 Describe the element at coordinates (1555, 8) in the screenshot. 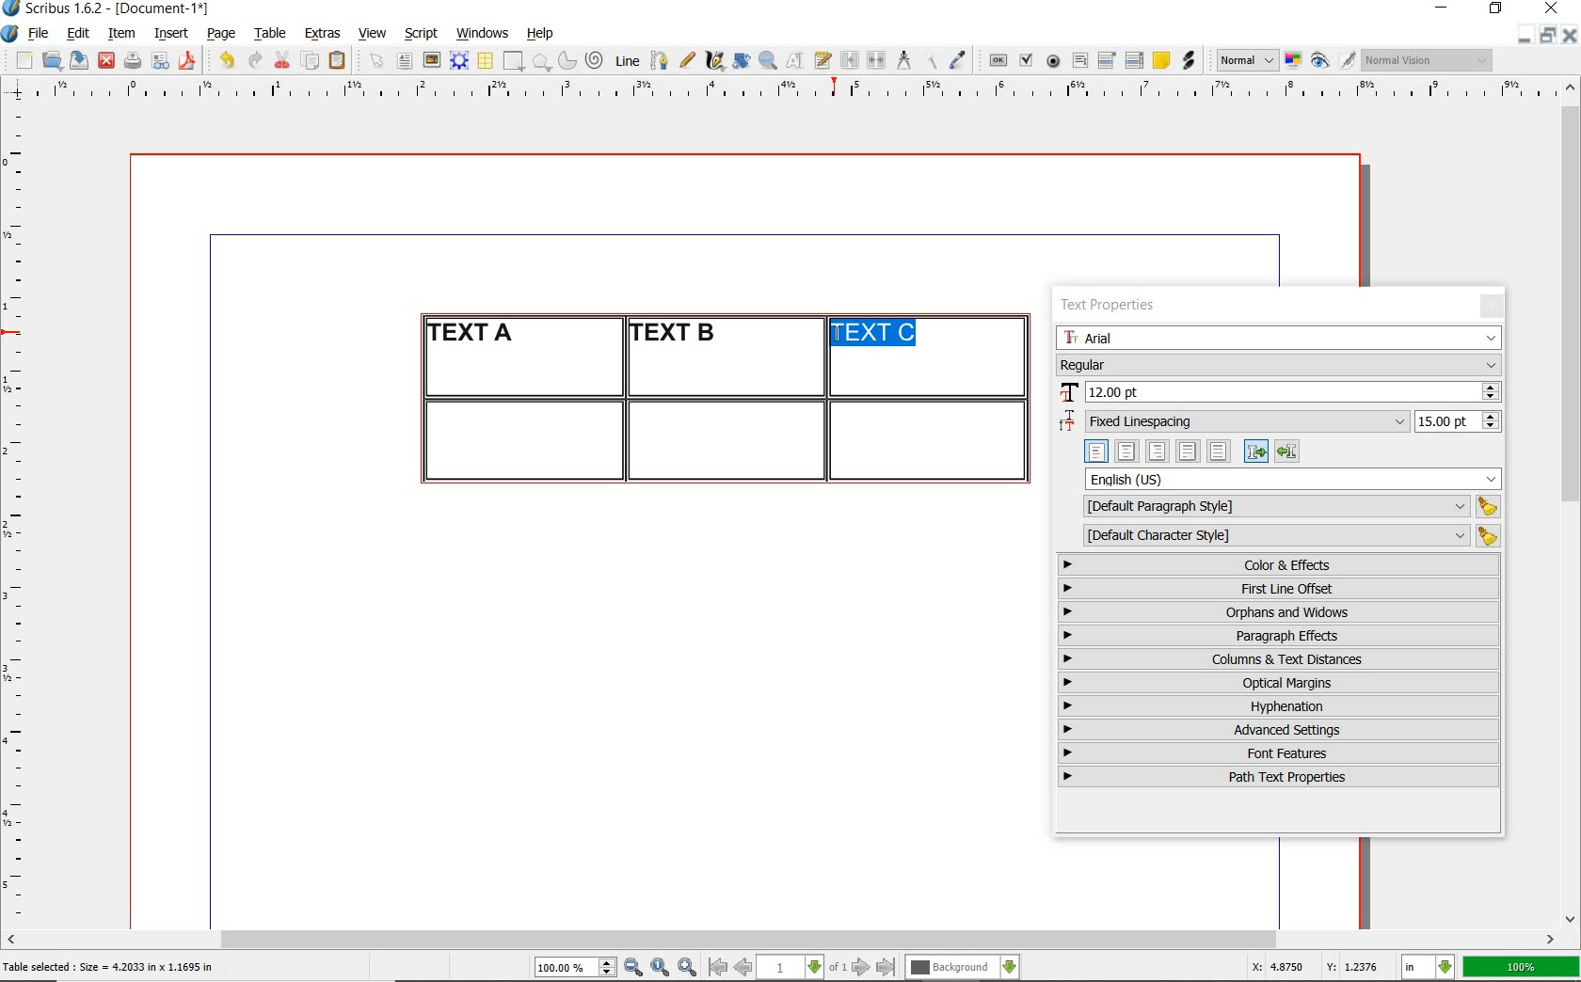

I see `close` at that location.